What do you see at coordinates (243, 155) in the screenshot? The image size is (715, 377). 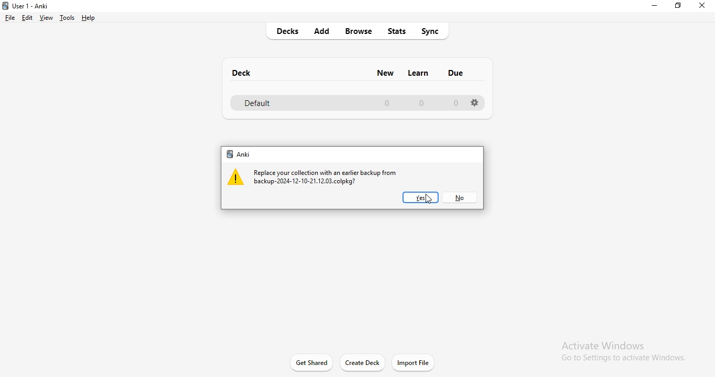 I see `anki` at bounding box center [243, 155].